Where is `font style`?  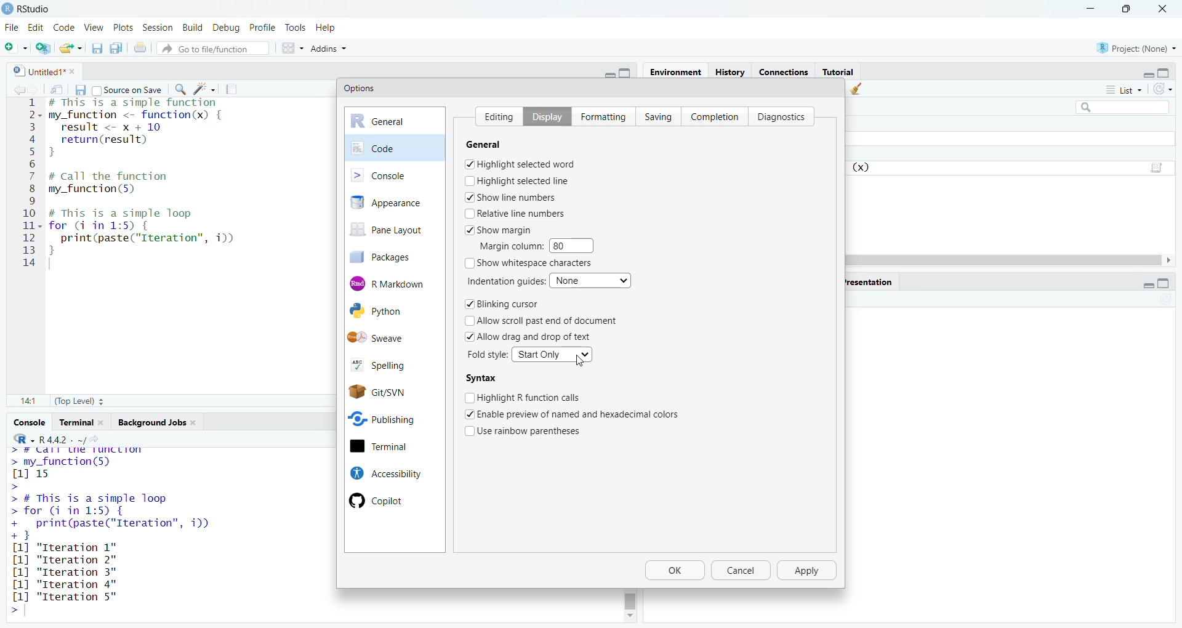 font style is located at coordinates (489, 355).